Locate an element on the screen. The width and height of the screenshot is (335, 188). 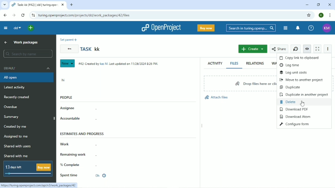
Latest activity is located at coordinates (14, 88).